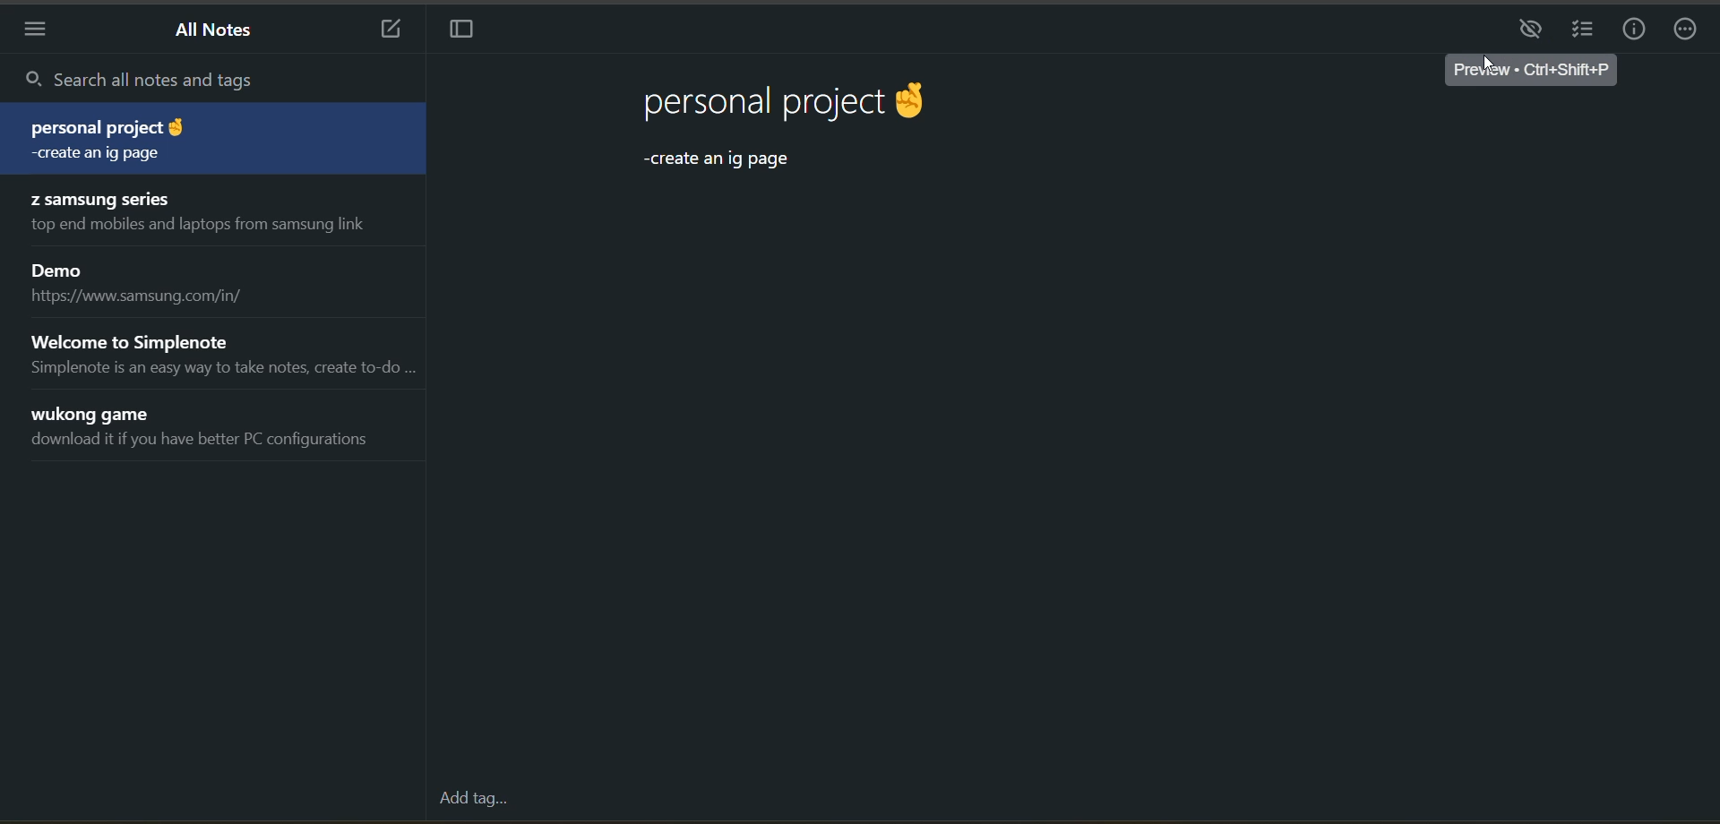 This screenshot has height=824, width=1720. I want to click on add tag, so click(472, 801).